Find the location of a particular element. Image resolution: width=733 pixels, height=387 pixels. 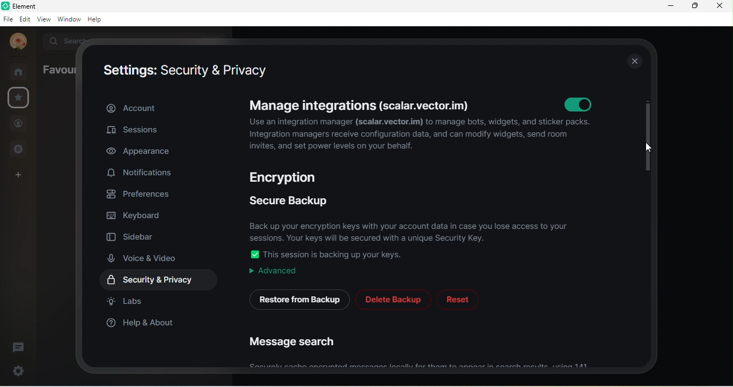

this session is backing up your keys is located at coordinates (338, 254).